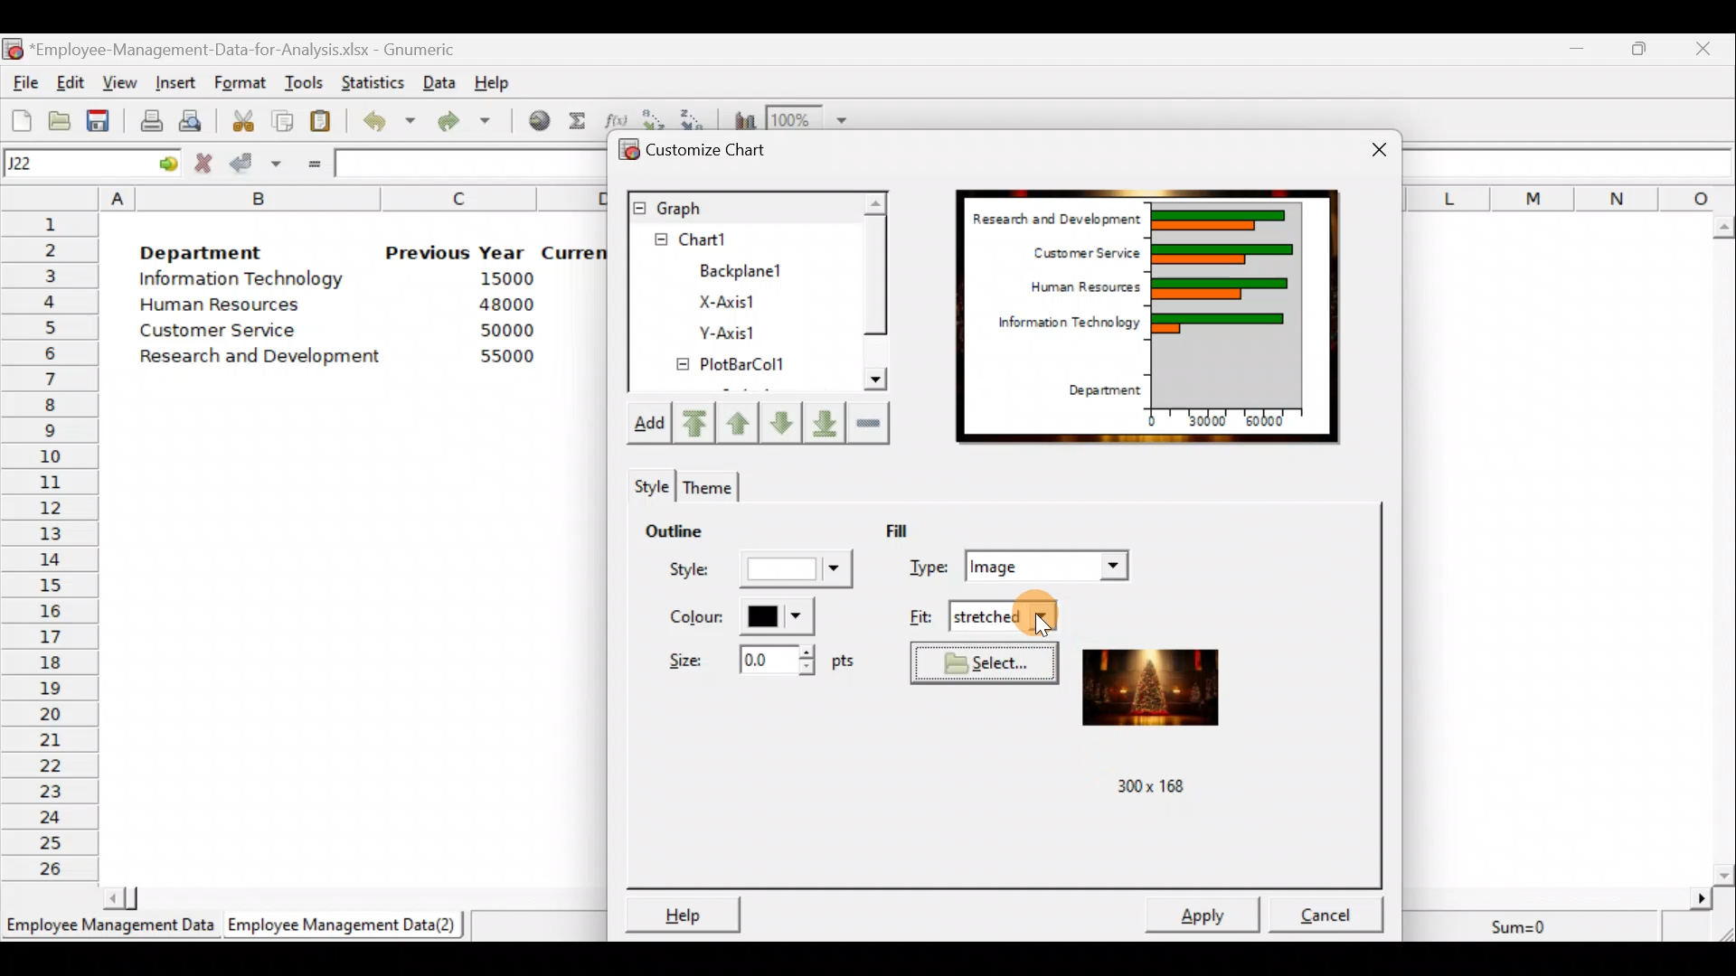  What do you see at coordinates (700, 534) in the screenshot?
I see `Outline` at bounding box center [700, 534].